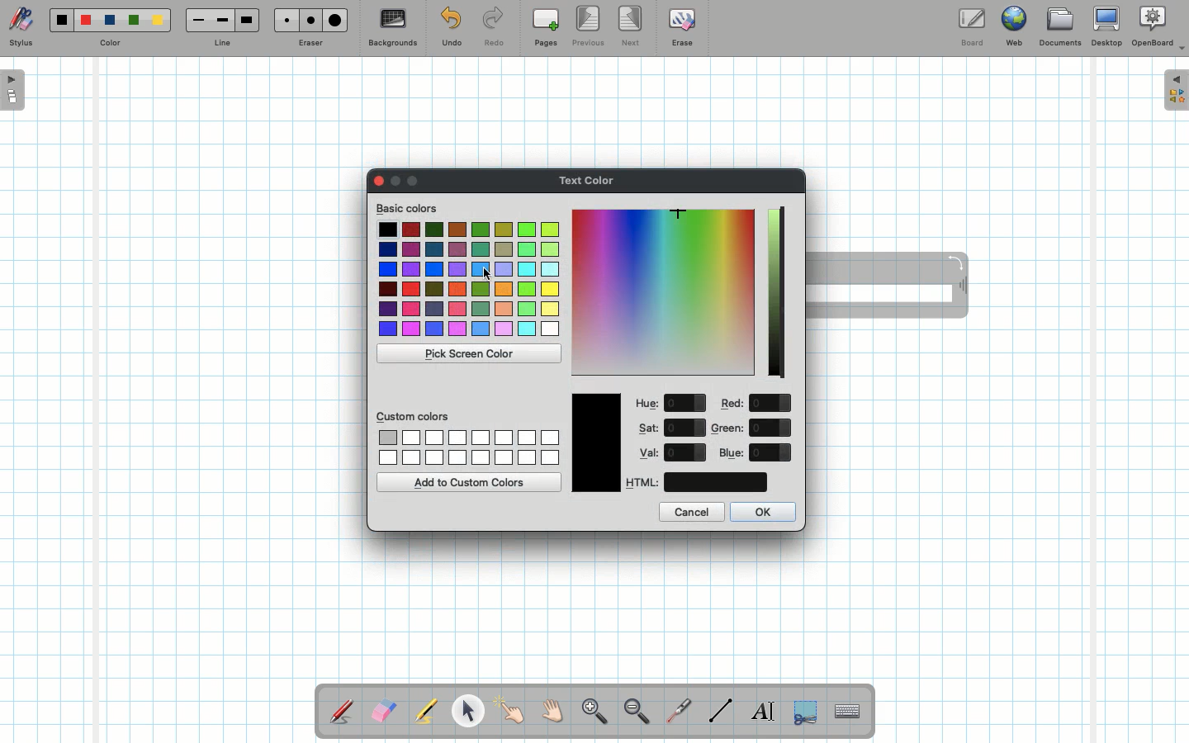  I want to click on Pointer, so click(510, 711).